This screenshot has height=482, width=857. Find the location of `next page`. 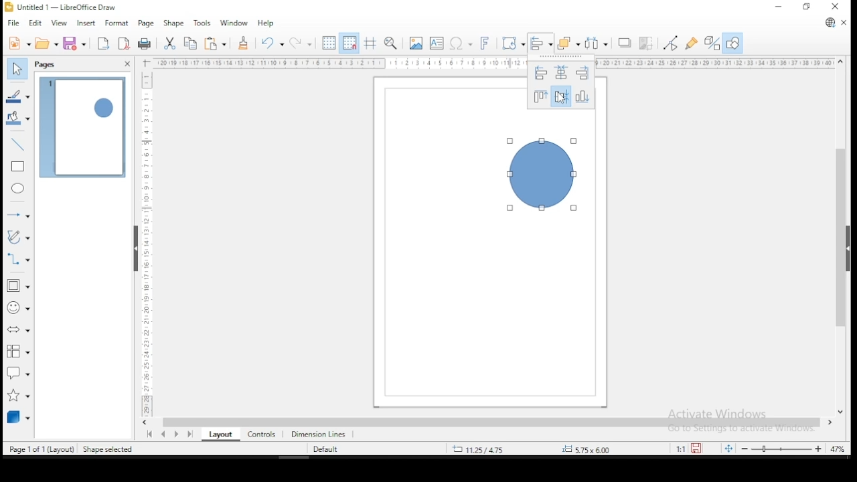

next page is located at coordinates (179, 434).